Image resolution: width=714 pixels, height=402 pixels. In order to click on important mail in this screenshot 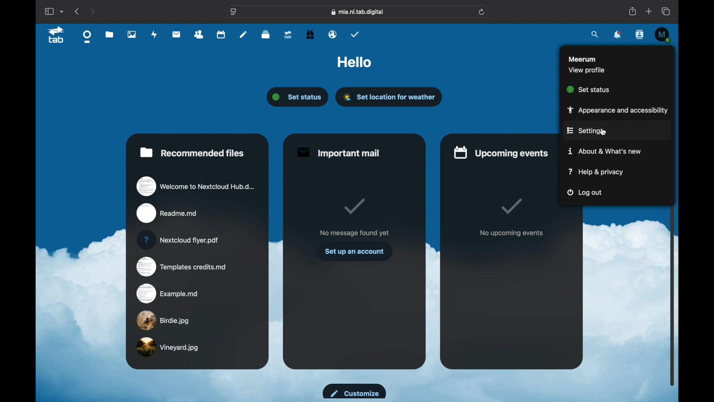, I will do `click(338, 153)`.